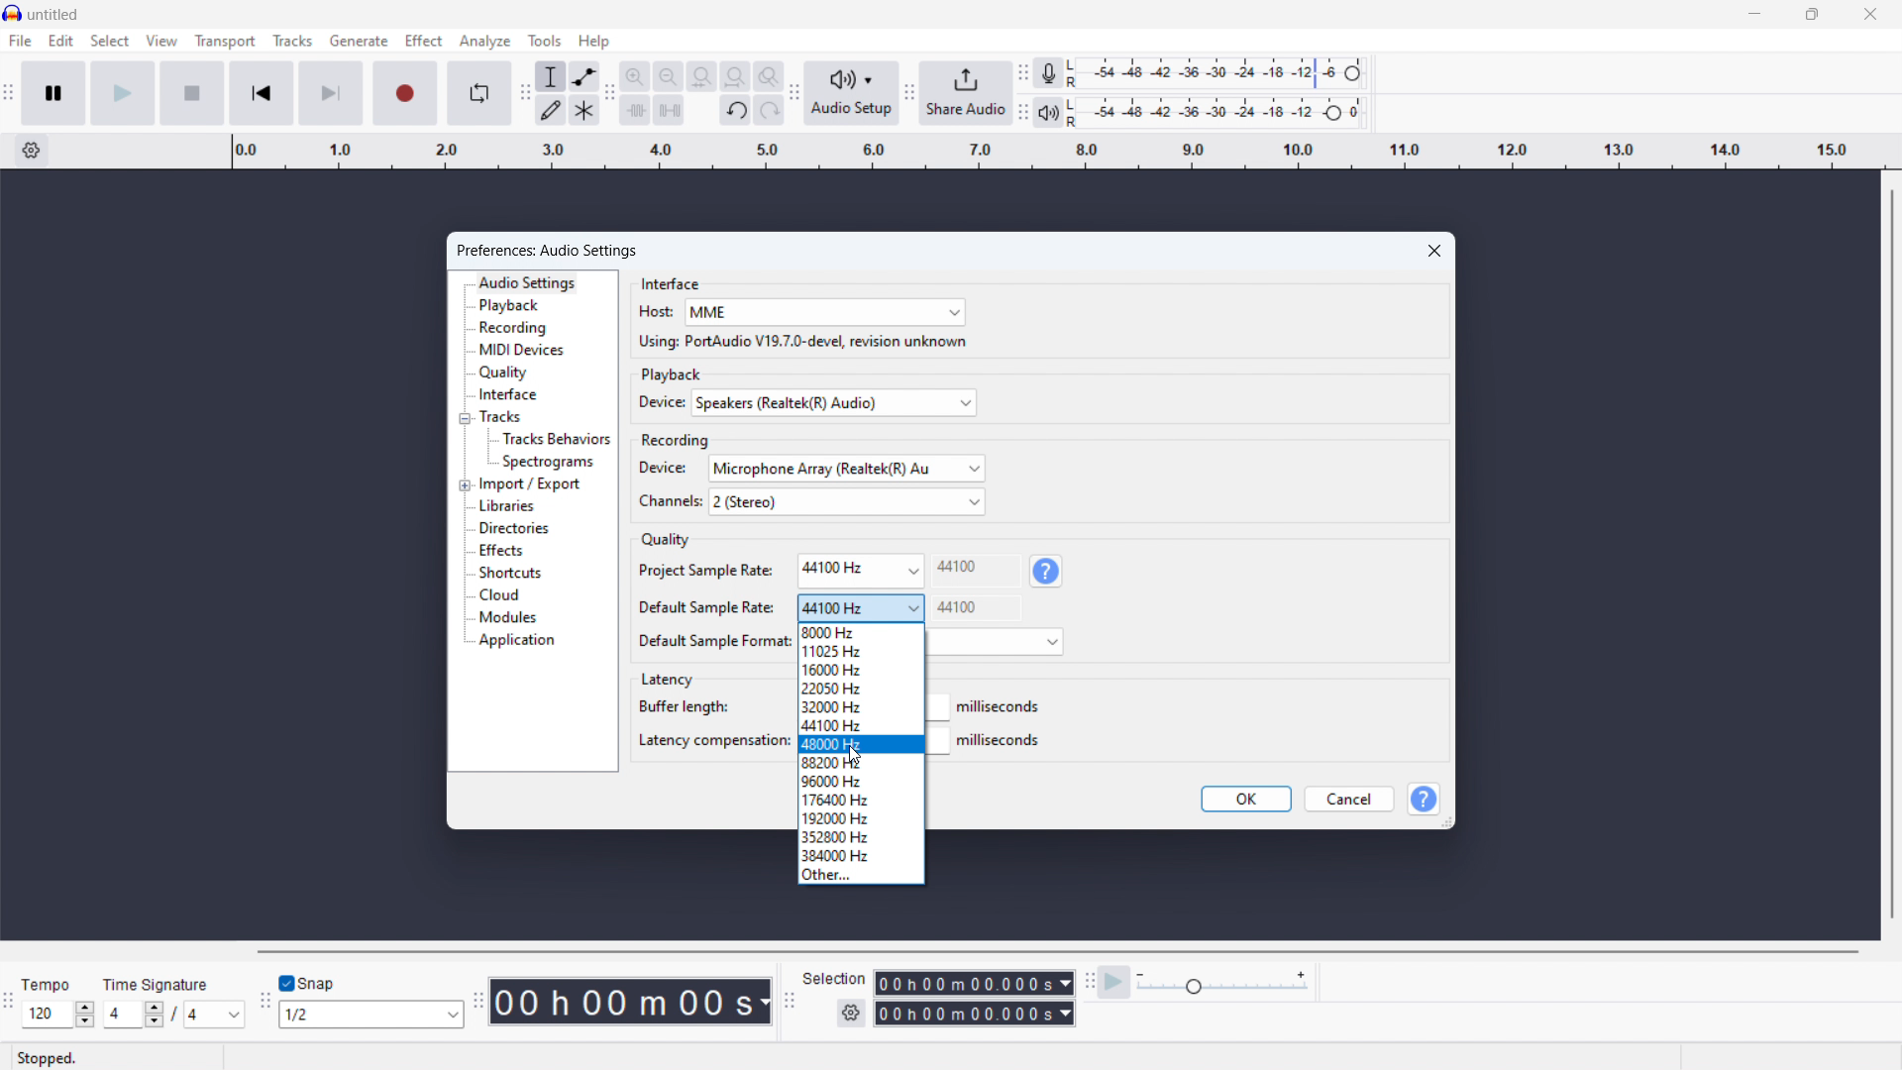  What do you see at coordinates (861, 744) in the screenshot?
I see `48000 Hz` at bounding box center [861, 744].